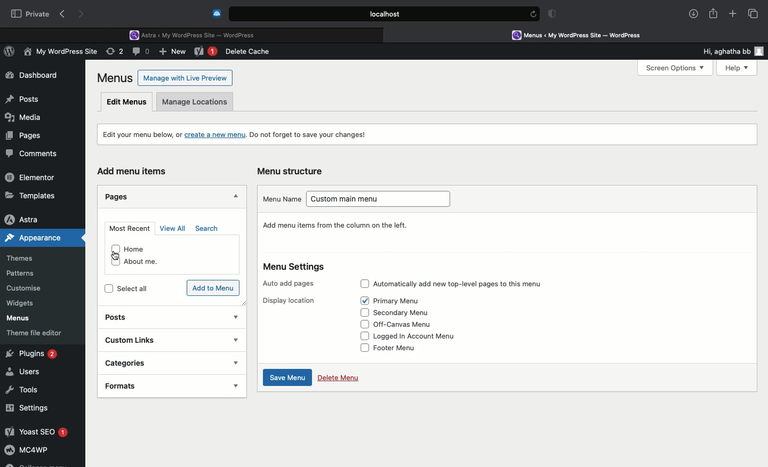 The width and height of the screenshot is (768, 467). Describe the element at coordinates (36, 154) in the screenshot. I see `Comments` at that location.